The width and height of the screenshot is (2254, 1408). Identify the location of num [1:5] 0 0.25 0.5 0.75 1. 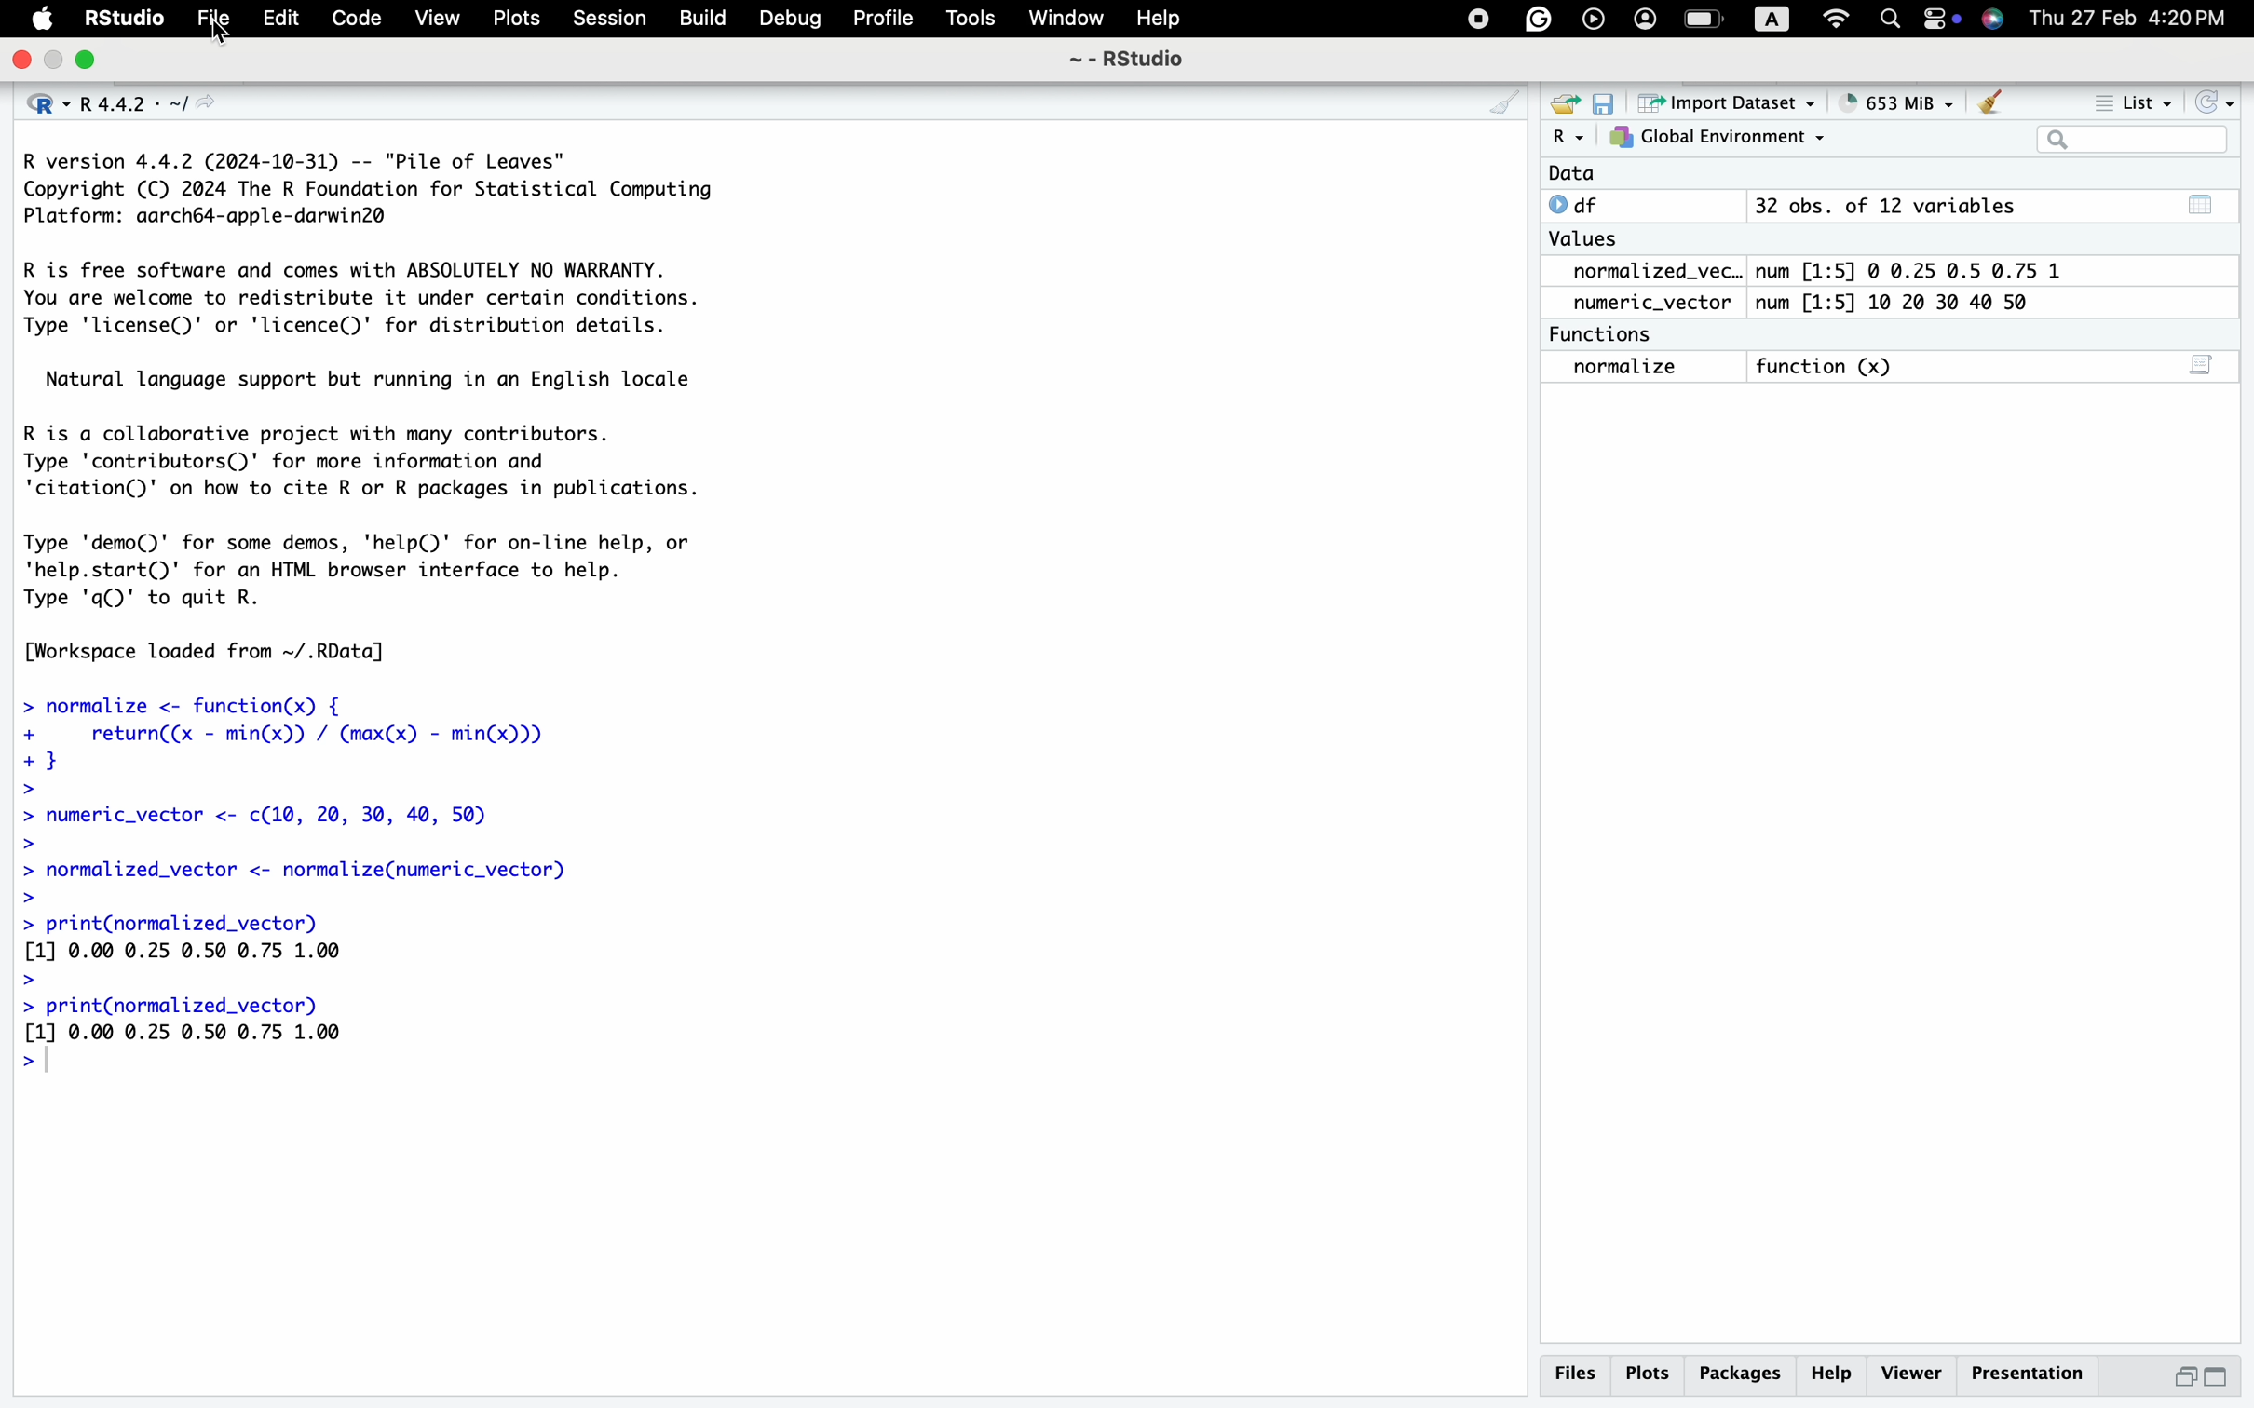
(1914, 271).